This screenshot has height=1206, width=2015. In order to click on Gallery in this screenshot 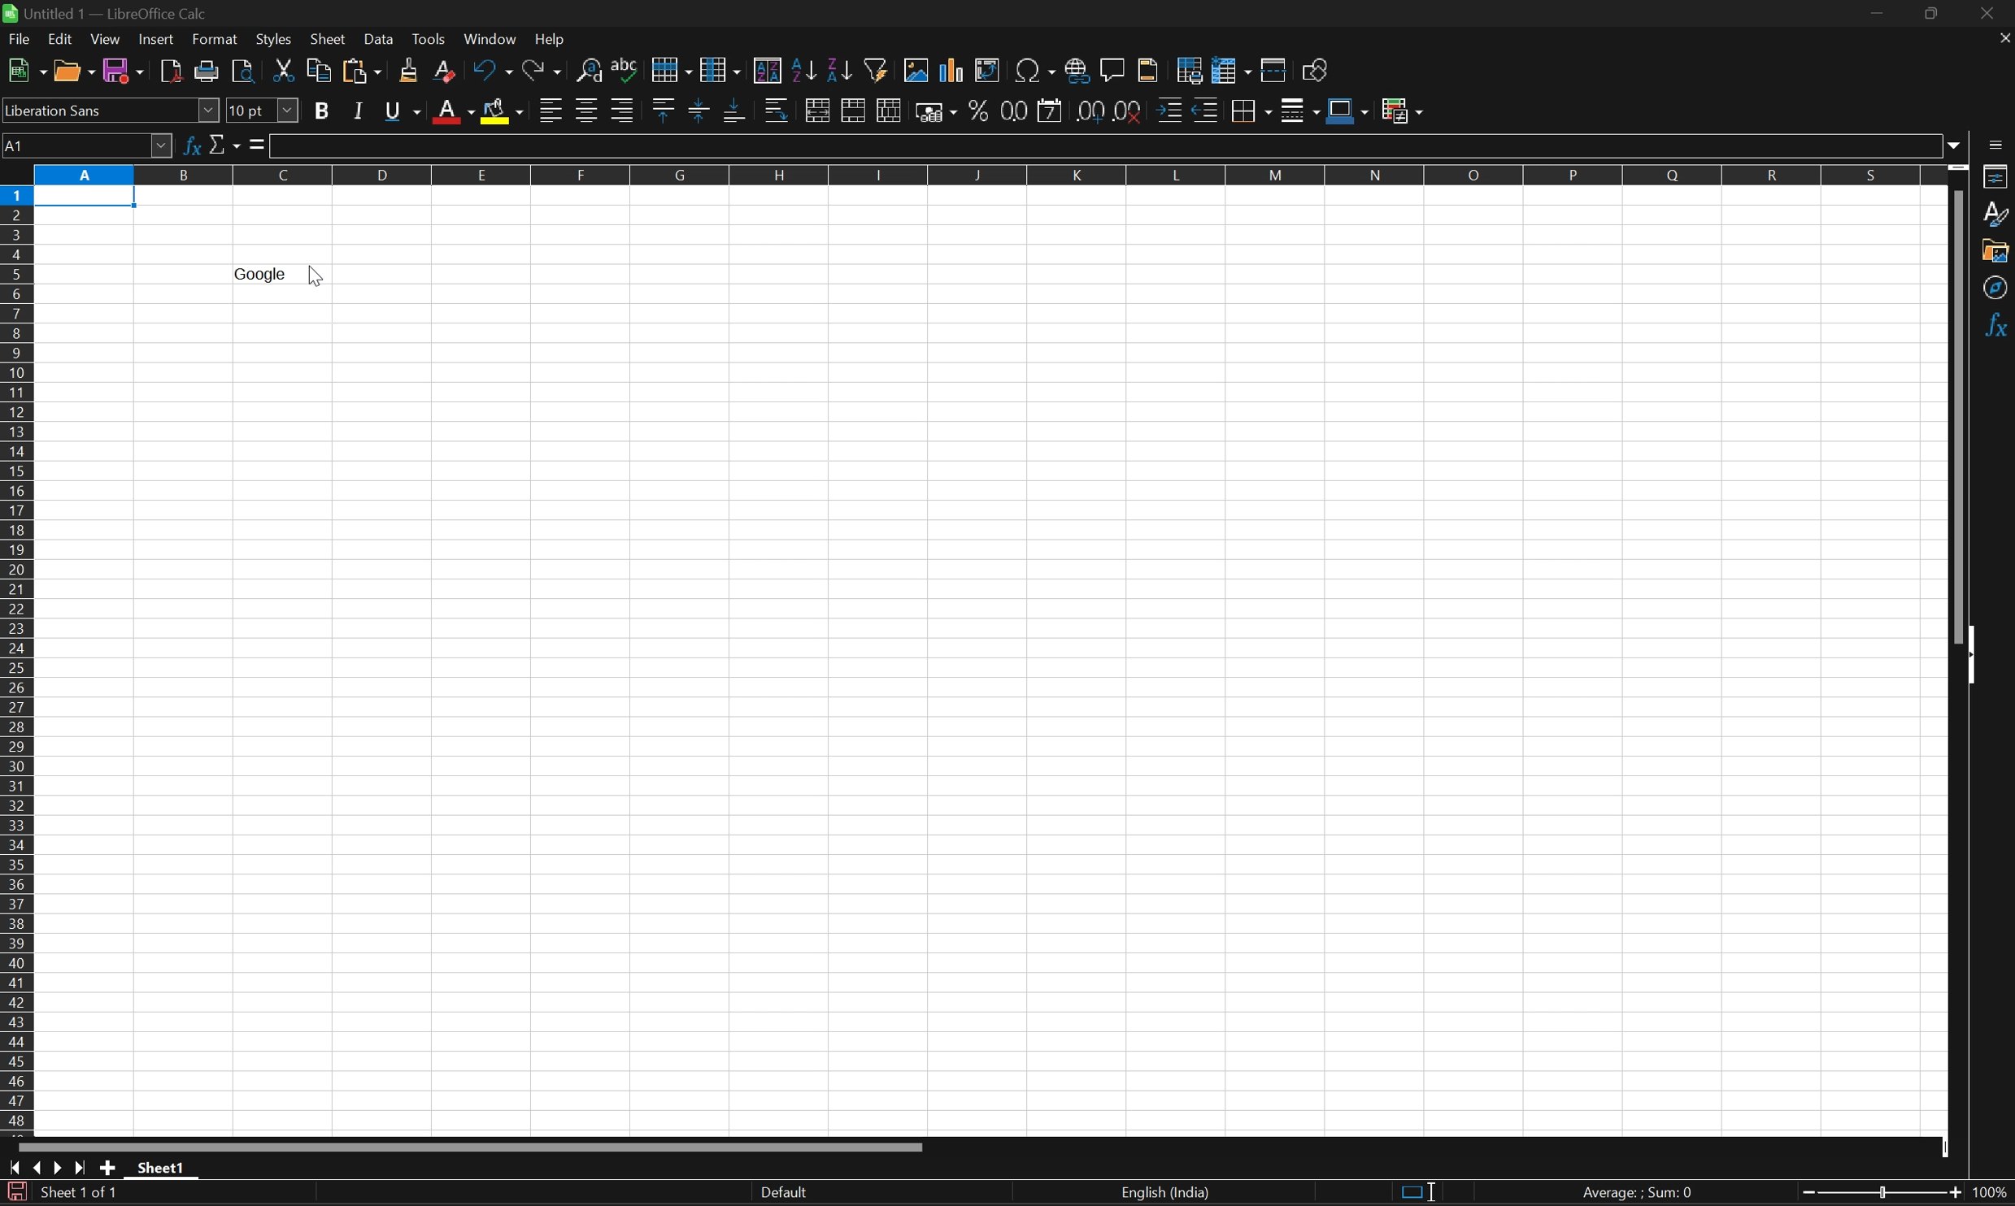, I will do `click(1996, 250)`.